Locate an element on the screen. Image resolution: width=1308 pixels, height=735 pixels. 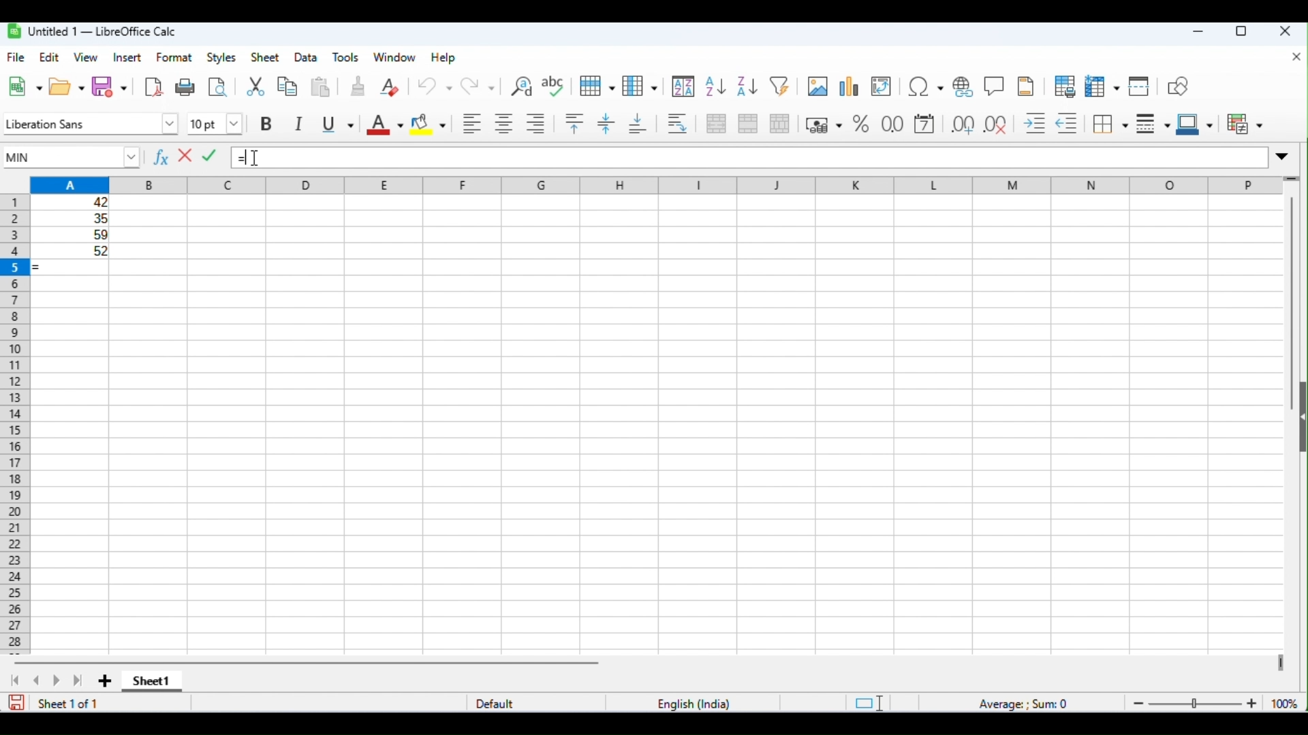
horizontal scroll bar is located at coordinates (311, 663).